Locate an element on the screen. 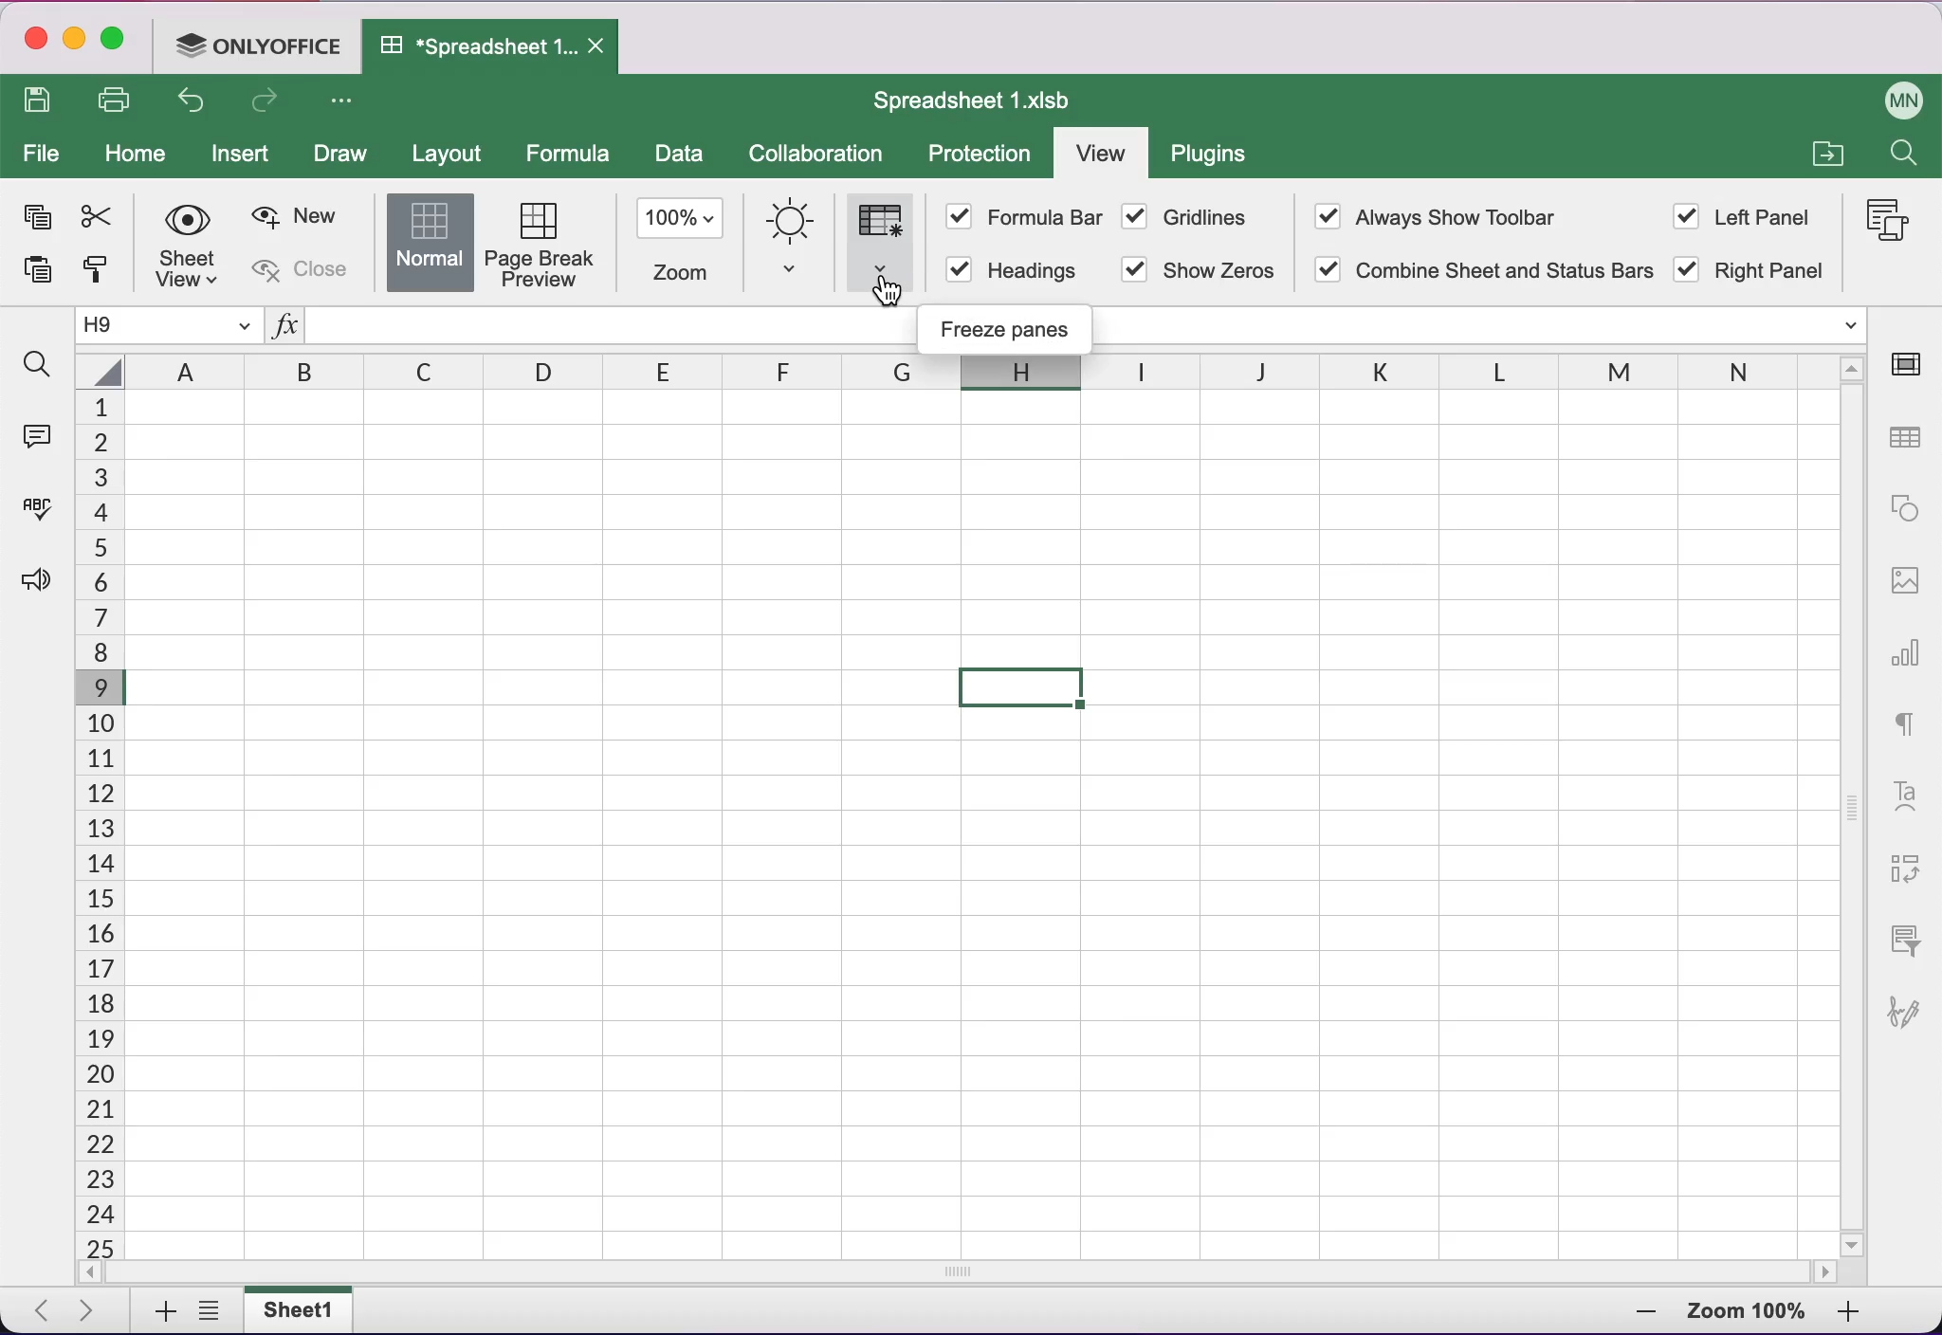 This screenshot has width=1942, height=1335. normal is located at coordinates (426, 243).